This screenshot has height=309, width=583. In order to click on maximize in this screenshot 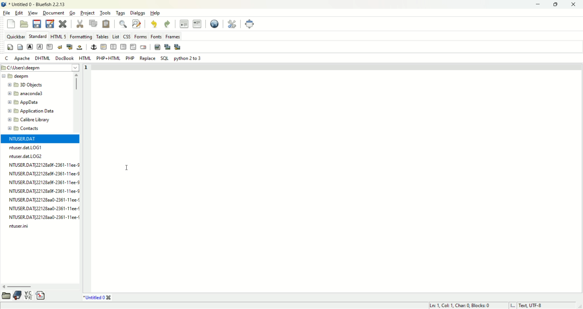, I will do `click(558, 5)`.